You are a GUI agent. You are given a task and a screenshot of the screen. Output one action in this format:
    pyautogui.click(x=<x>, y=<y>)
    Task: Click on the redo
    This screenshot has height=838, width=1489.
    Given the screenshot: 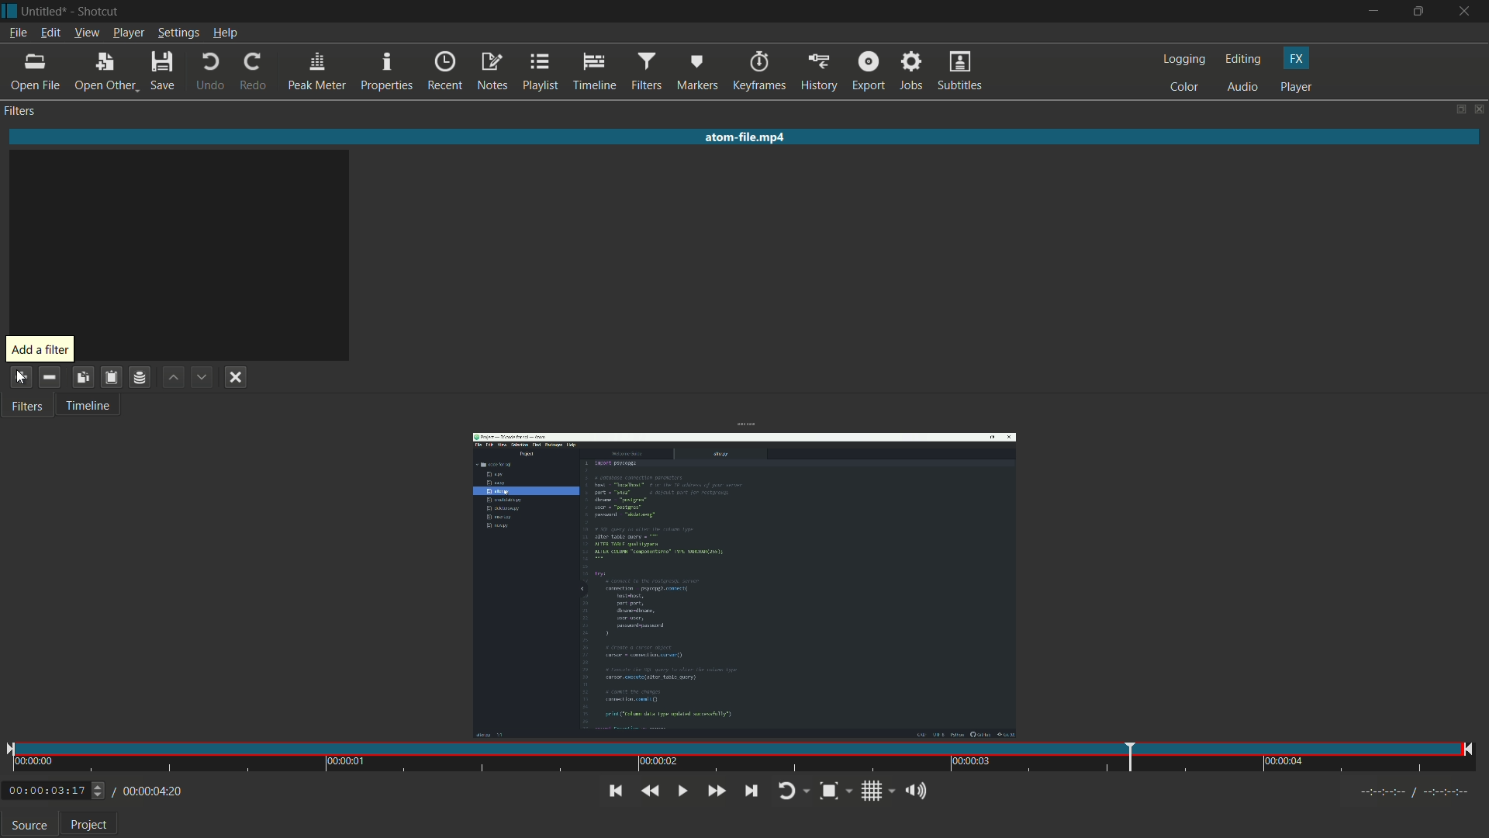 What is the action you would take?
    pyautogui.click(x=254, y=72)
    